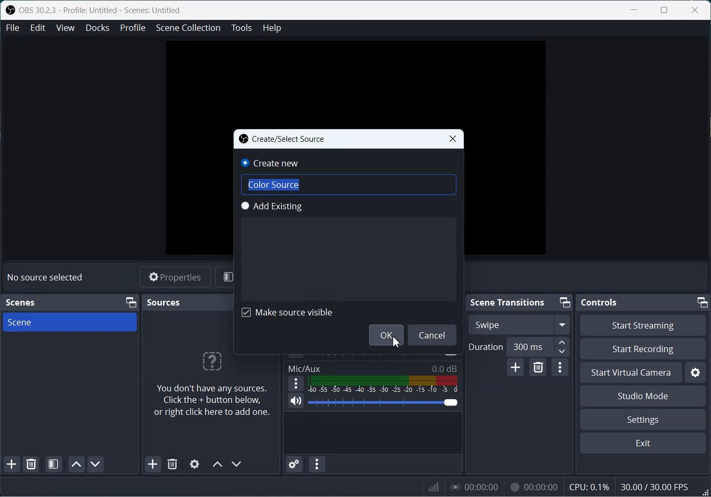 The height and width of the screenshot is (497, 711). What do you see at coordinates (217, 465) in the screenshot?
I see `Move source up` at bounding box center [217, 465].